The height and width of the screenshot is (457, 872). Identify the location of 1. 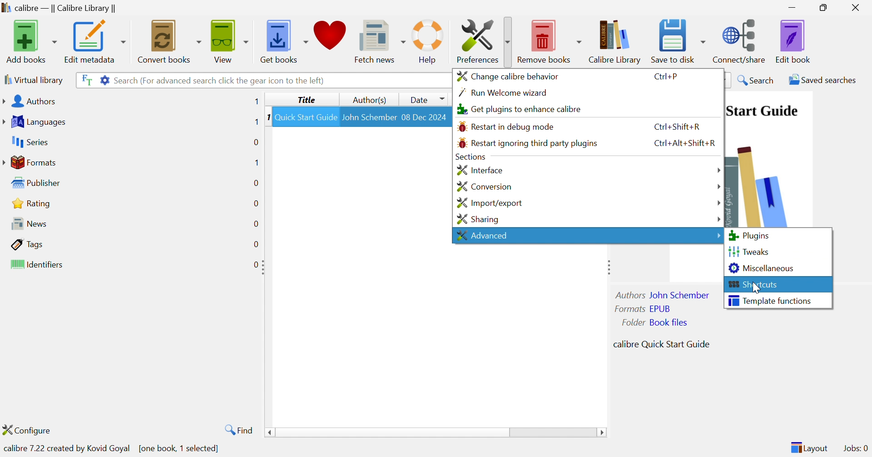
(256, 162).